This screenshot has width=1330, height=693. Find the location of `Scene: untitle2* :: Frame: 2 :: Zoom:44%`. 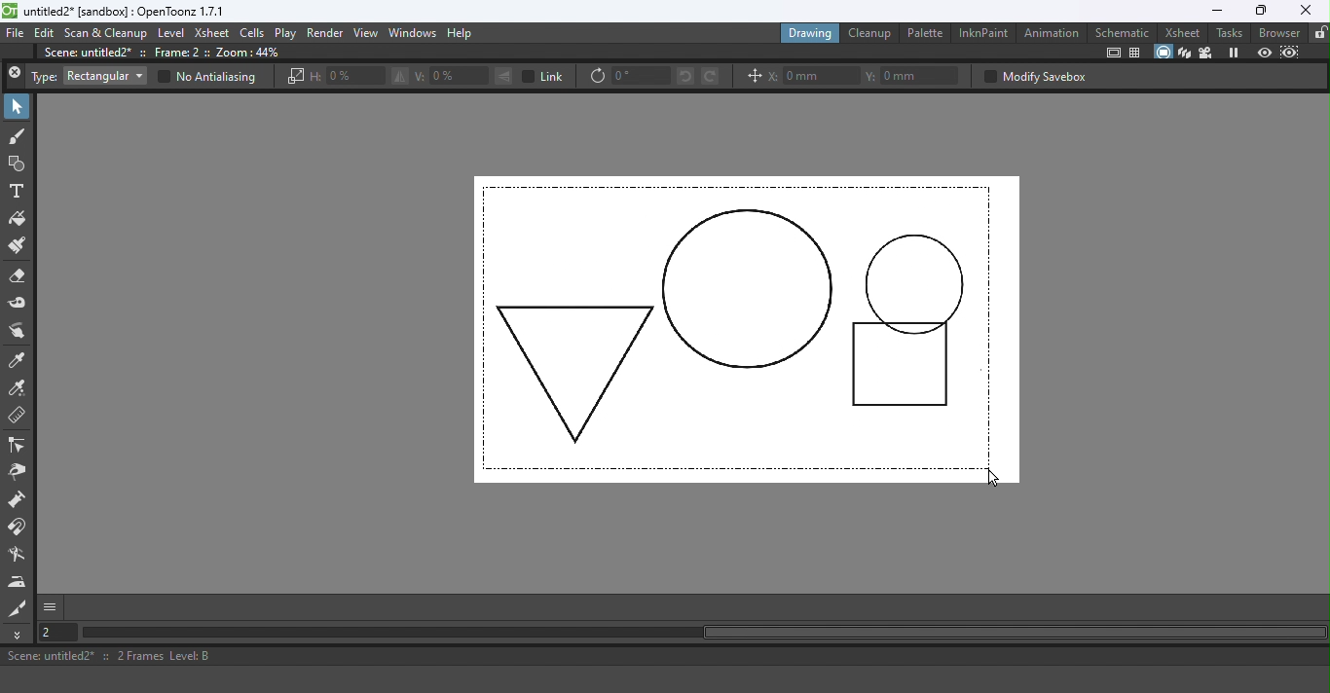

Scene: untitle2* :: Frame: 2 :: Zoom:44% is located at coordinates (172, 54).